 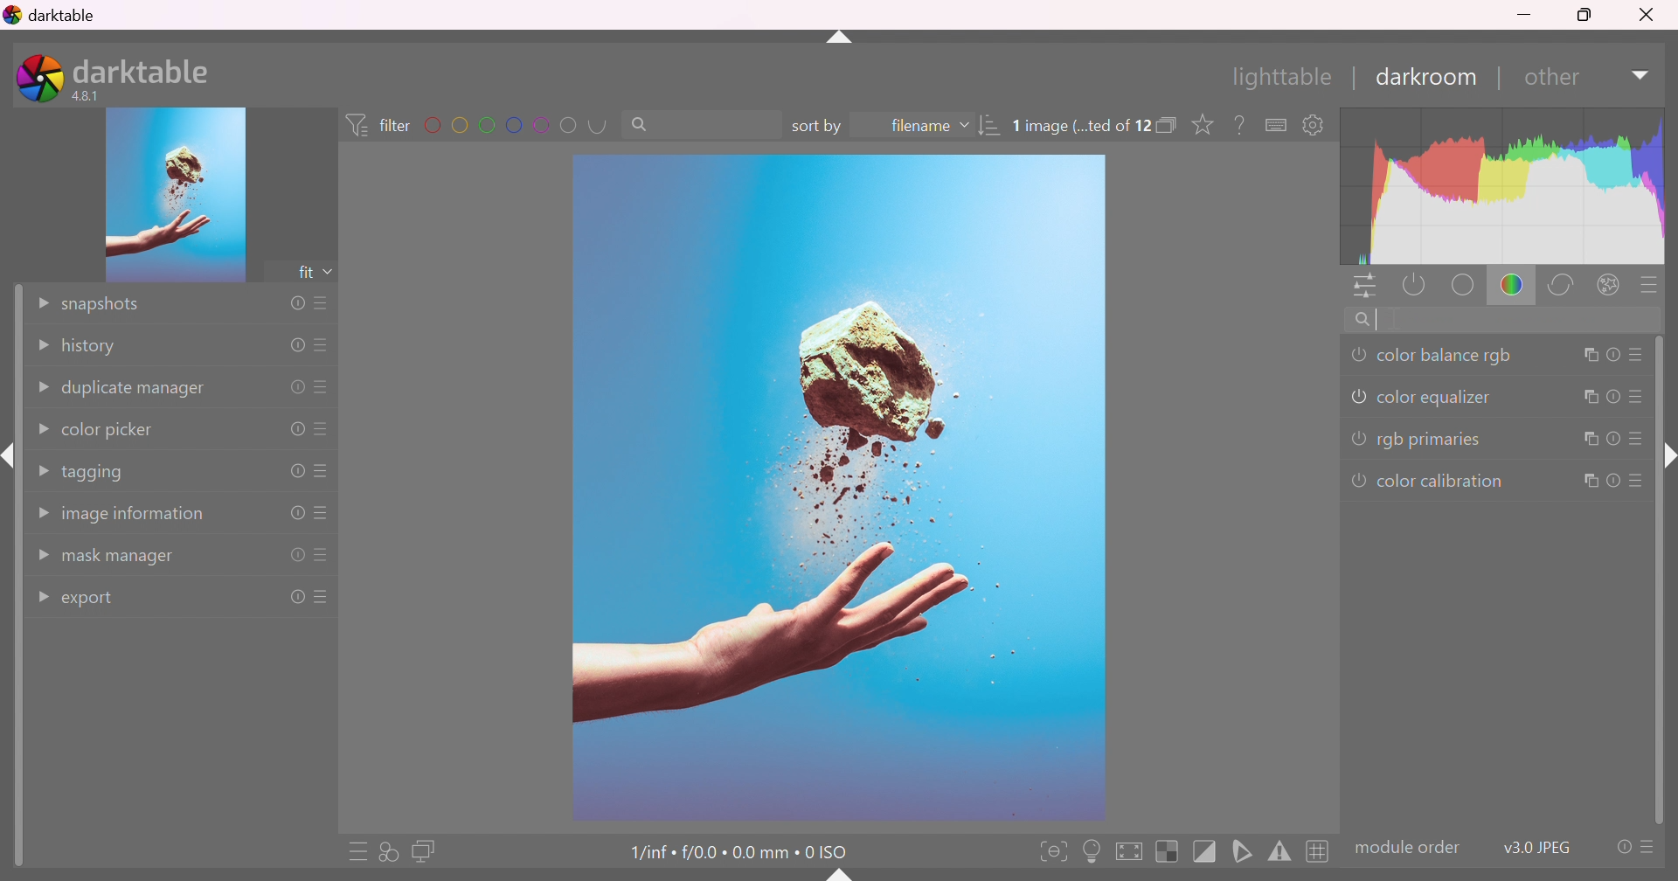 What do you see at coordinates (1650, 16) in the screenshot?
I see `Close` at bounding box center [1650, 16].